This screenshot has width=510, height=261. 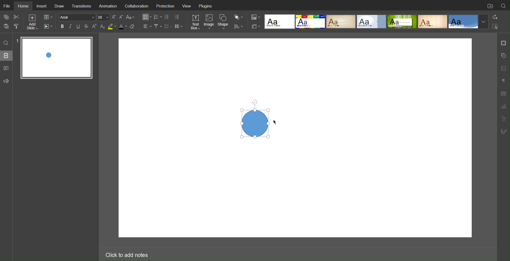 What do you see at coordinates (18, 40) in the screenshot?
I see `slide number` at bounding box center [18, 40].